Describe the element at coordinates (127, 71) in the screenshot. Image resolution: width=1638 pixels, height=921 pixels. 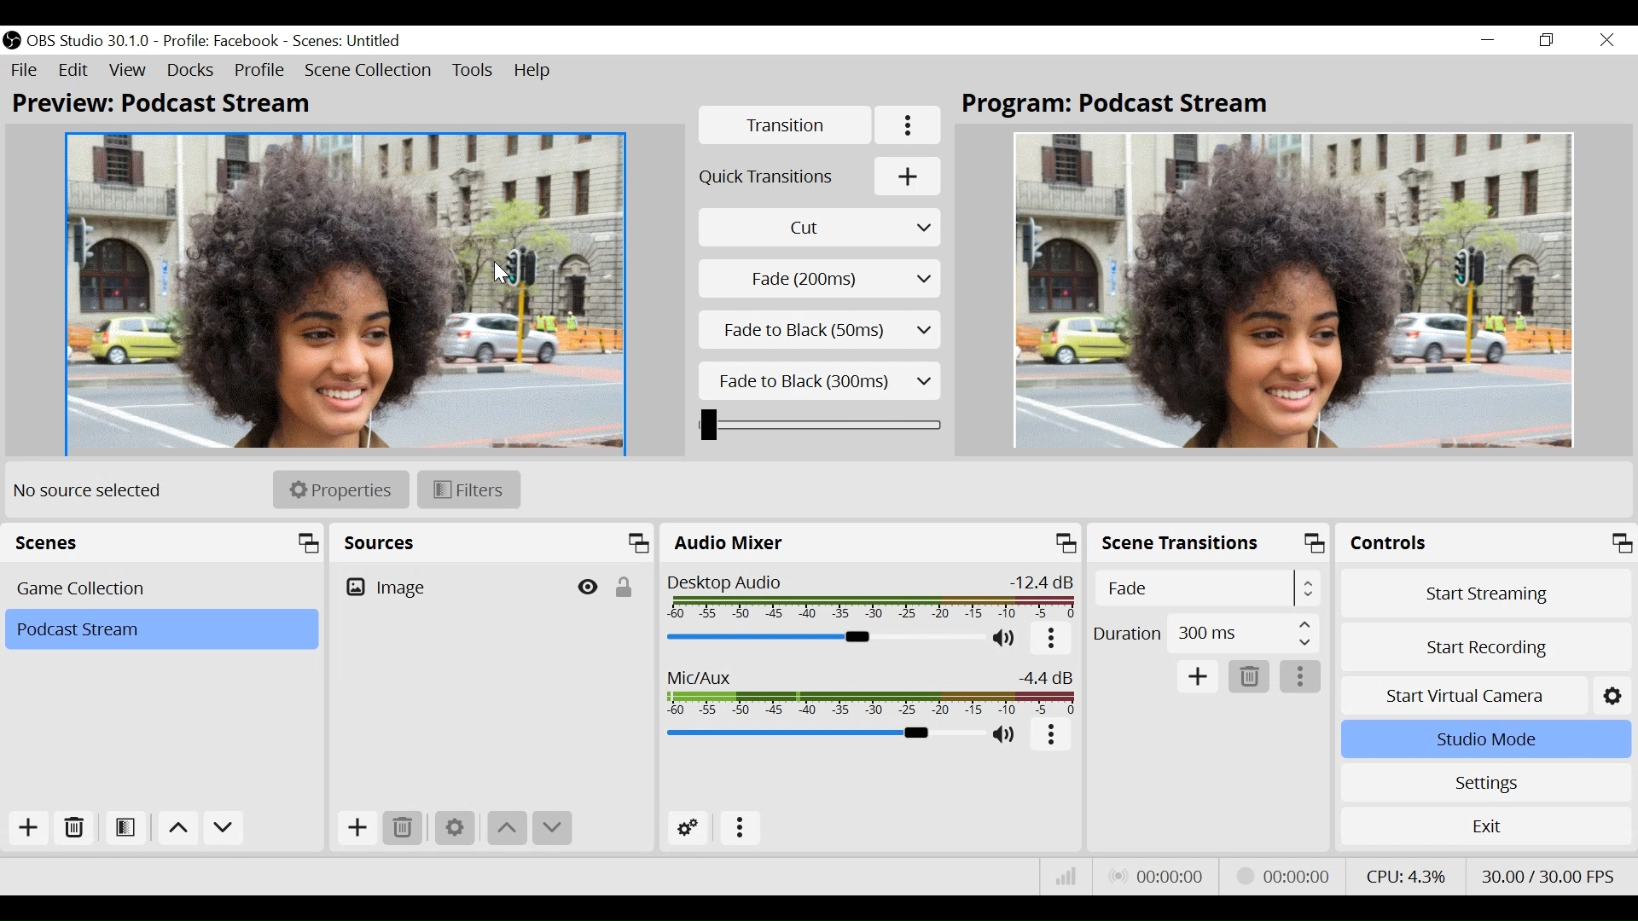
I see `View` at that location.